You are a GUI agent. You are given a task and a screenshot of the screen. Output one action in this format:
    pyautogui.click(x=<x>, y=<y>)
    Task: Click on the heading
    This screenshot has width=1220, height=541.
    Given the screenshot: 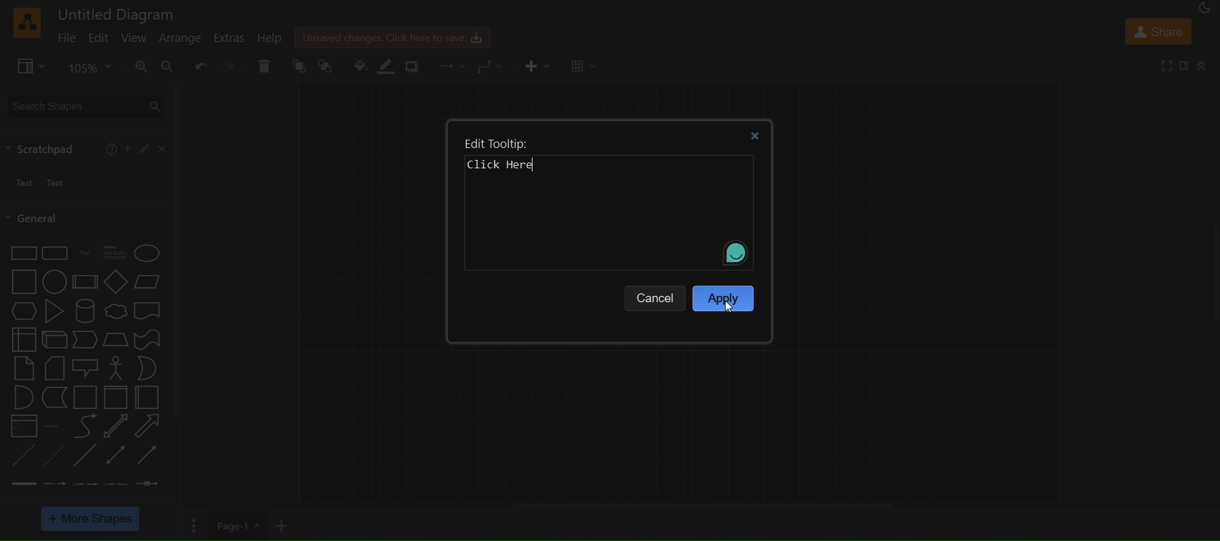 What is the action you would take?
    pyautogui.click(x=116, y=253)
    